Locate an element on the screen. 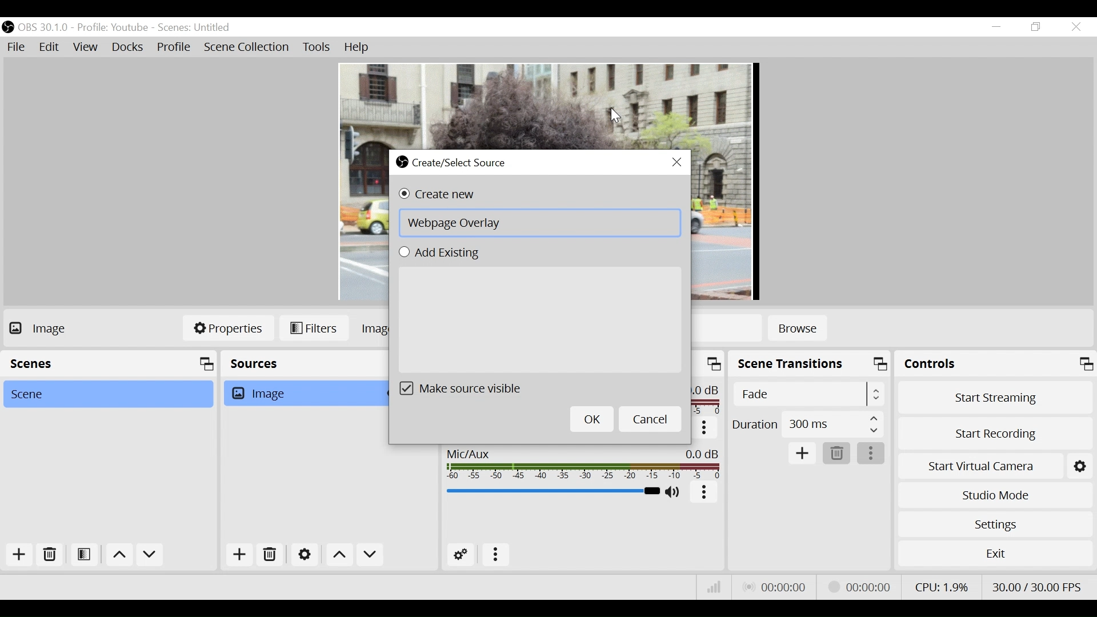 This screenshot has width=1097, height=617. Controls is located at coordinates (997, 363).